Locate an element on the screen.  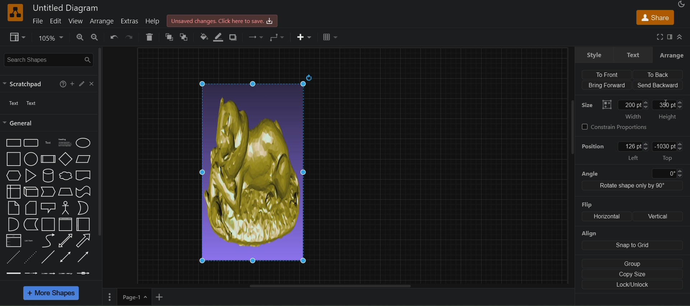
undo is located at coordinates (113, 38).